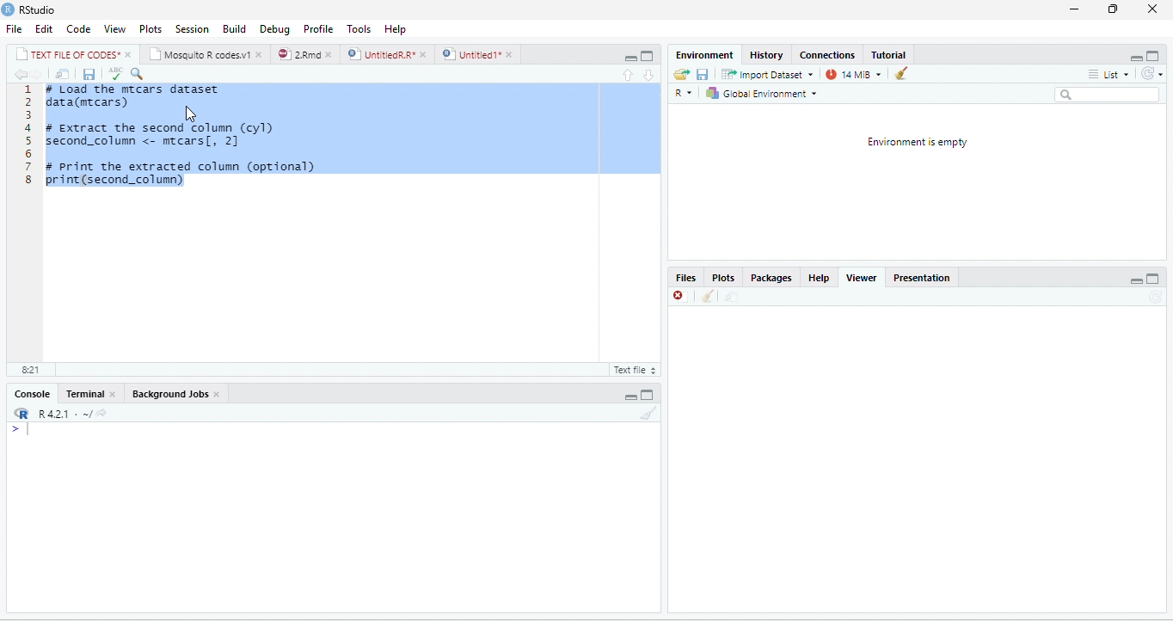 The width and height of the screenshot is (1173, 621). I want to click on refresh, so click(1155, 74).